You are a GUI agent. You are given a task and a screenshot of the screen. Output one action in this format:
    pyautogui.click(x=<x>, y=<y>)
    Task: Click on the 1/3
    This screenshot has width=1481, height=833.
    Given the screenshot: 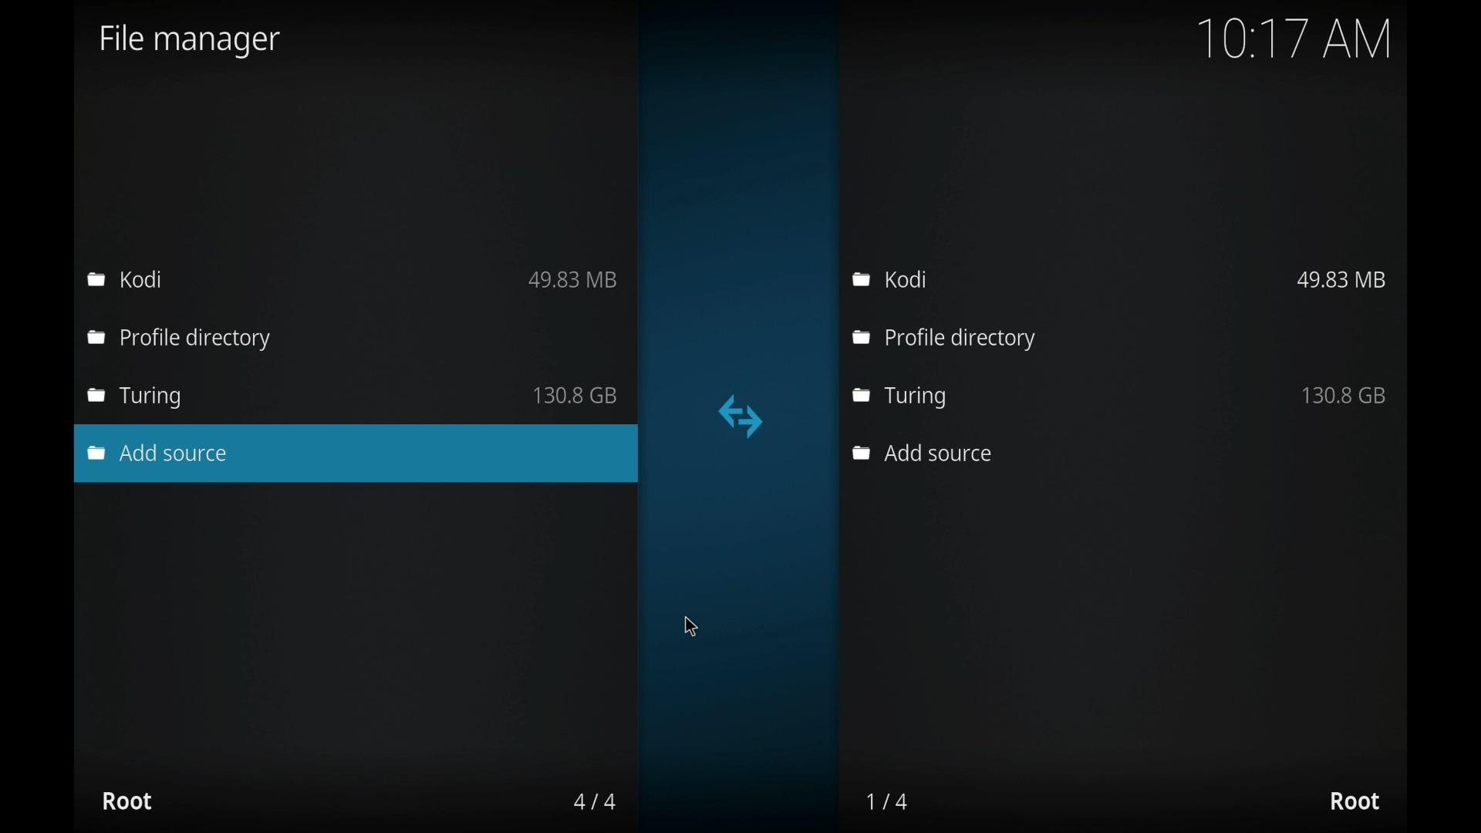 What is the action you would take?
    pyautogui.click(x=889, y=801)
    